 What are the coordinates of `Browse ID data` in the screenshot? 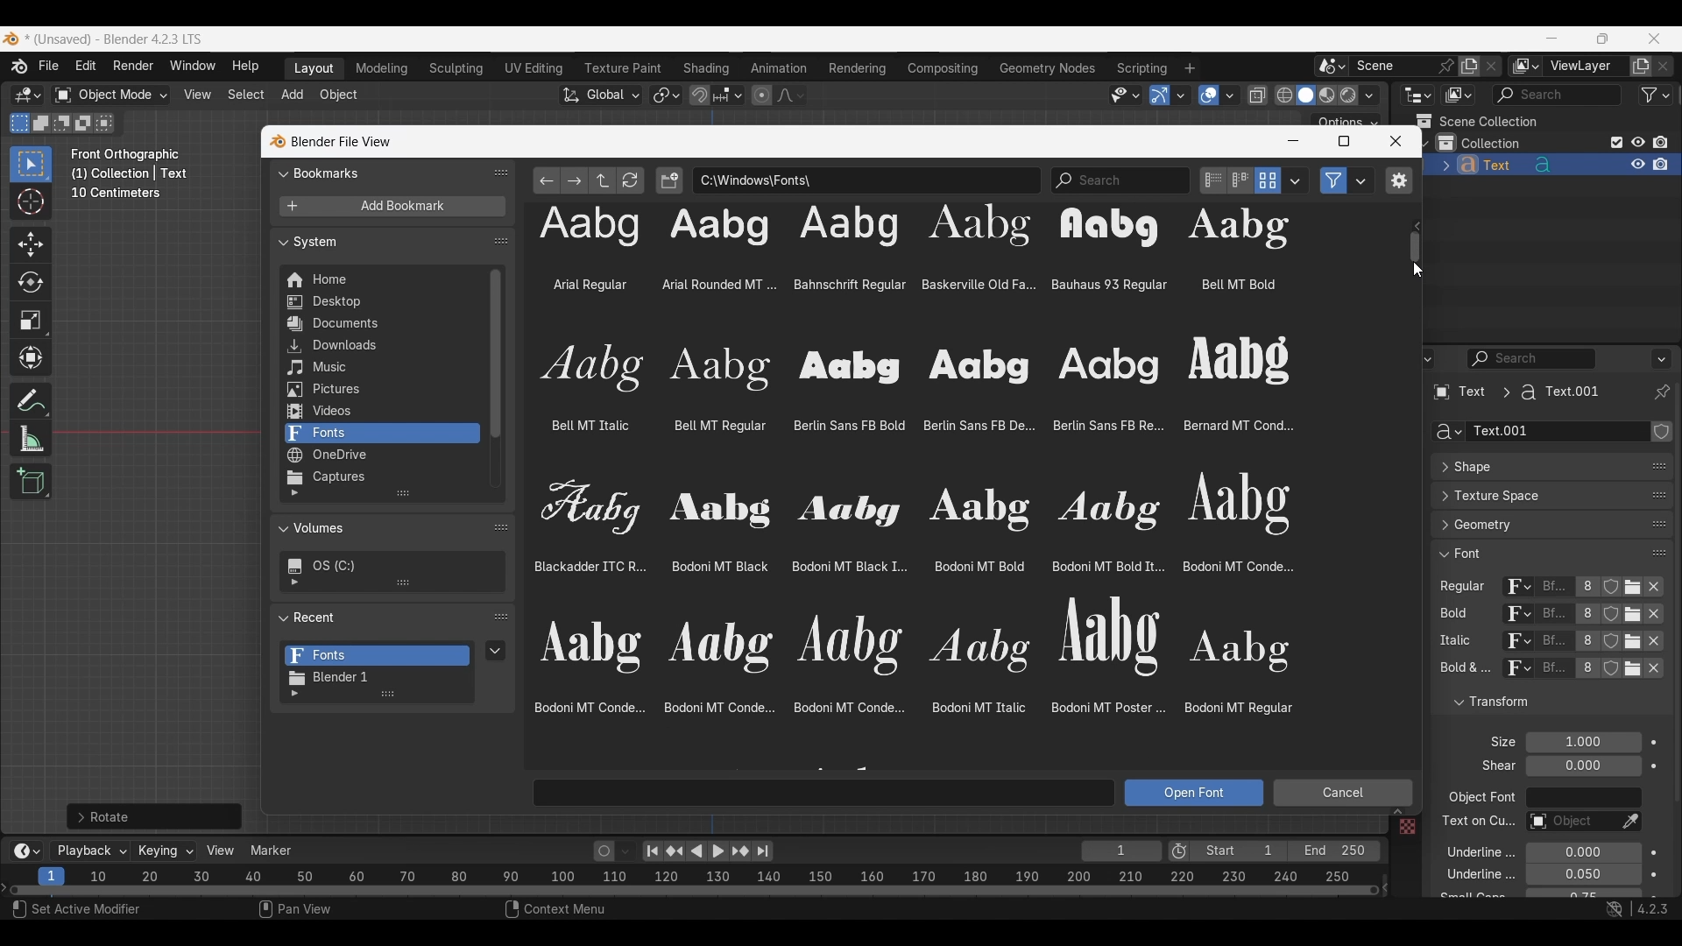 It's located at (1515, 673).